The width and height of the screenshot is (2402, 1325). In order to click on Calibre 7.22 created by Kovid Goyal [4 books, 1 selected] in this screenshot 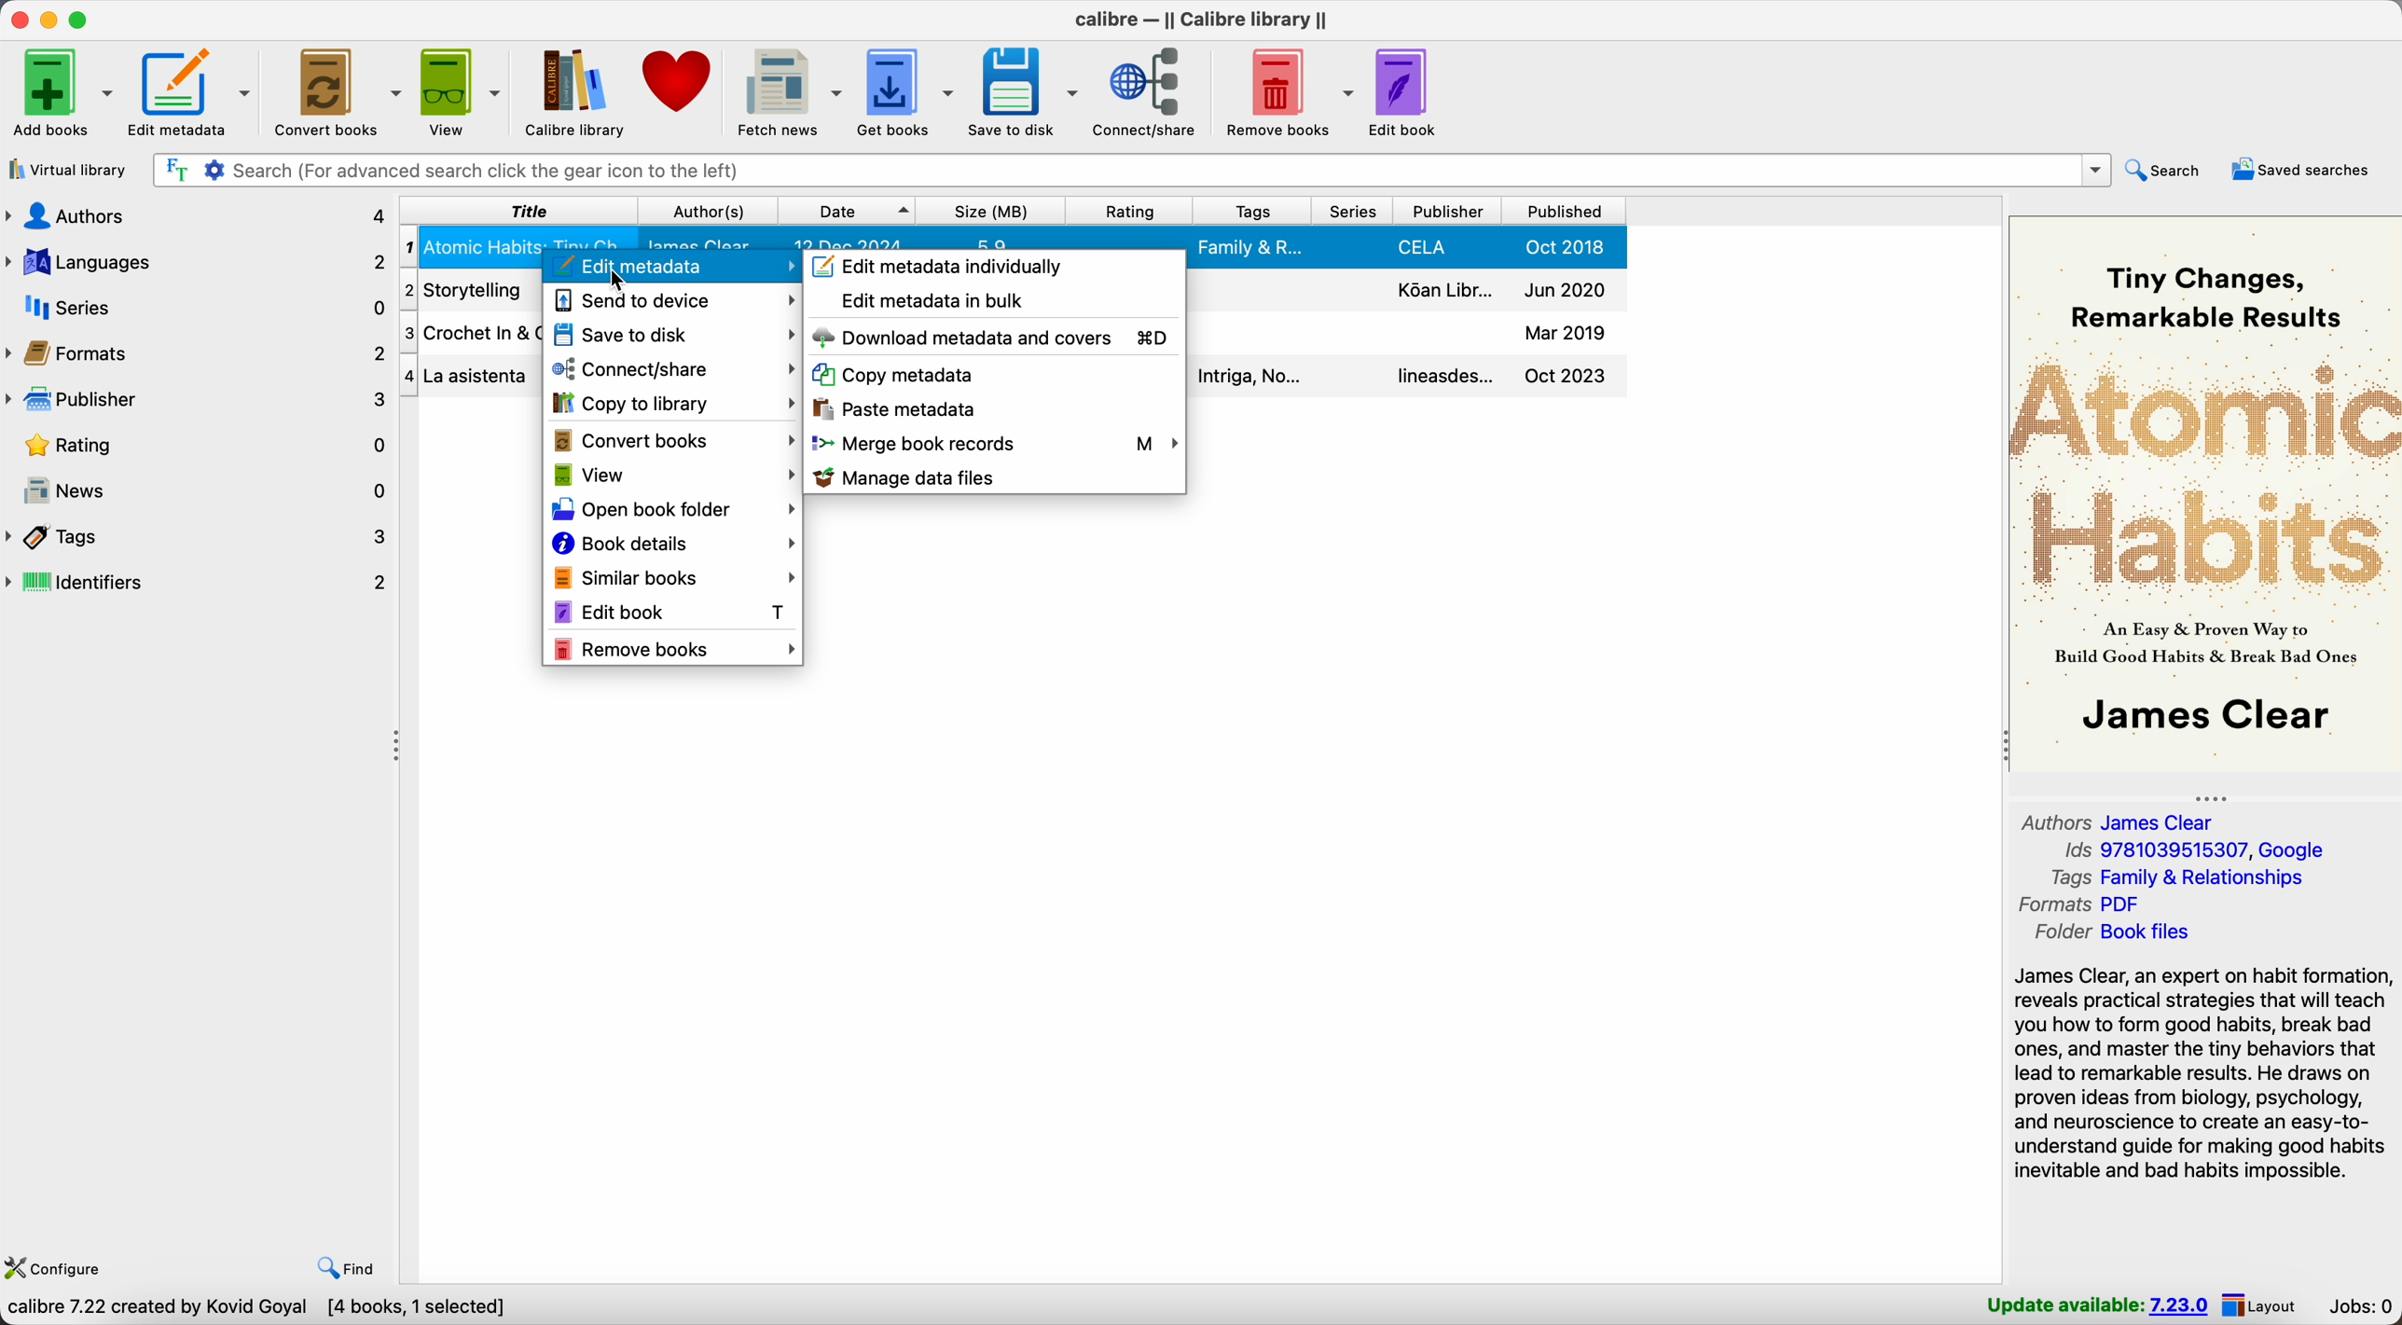, I will do `click(256, 1309)`.